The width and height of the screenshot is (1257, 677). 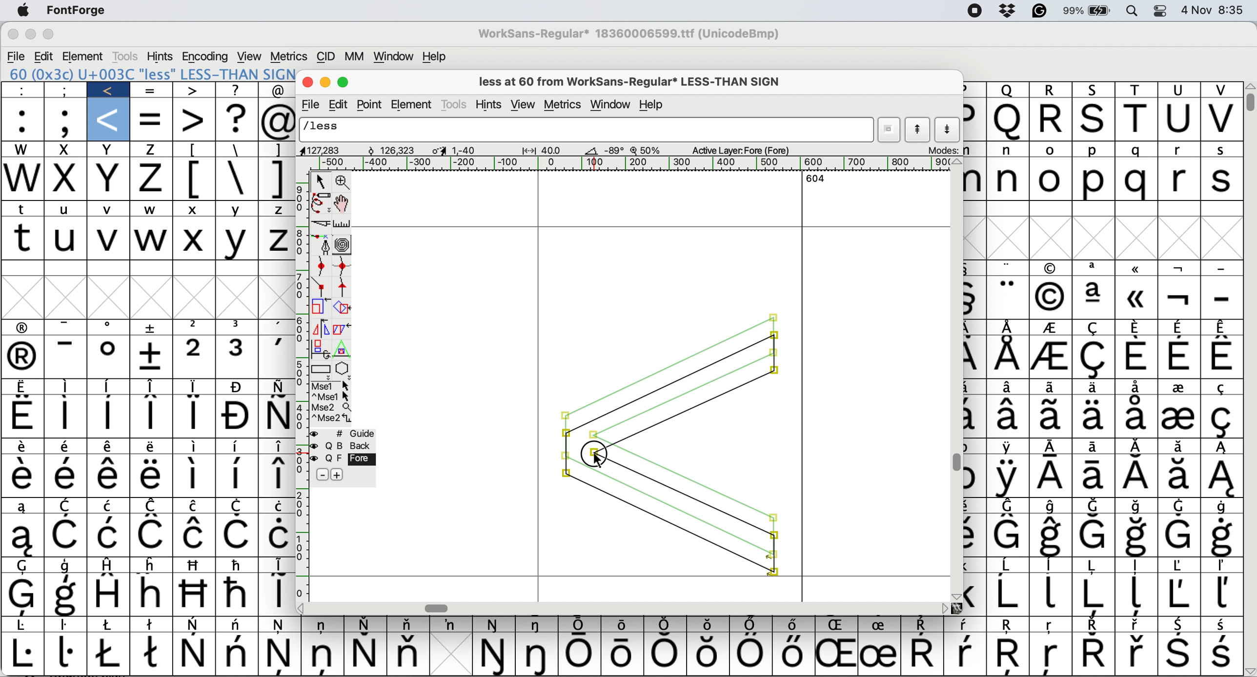 I want to click on Symbol, so click(x=323, y=657).